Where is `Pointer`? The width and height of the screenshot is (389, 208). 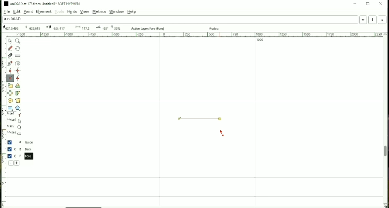
Pointer is located at coordinates (11, 41).